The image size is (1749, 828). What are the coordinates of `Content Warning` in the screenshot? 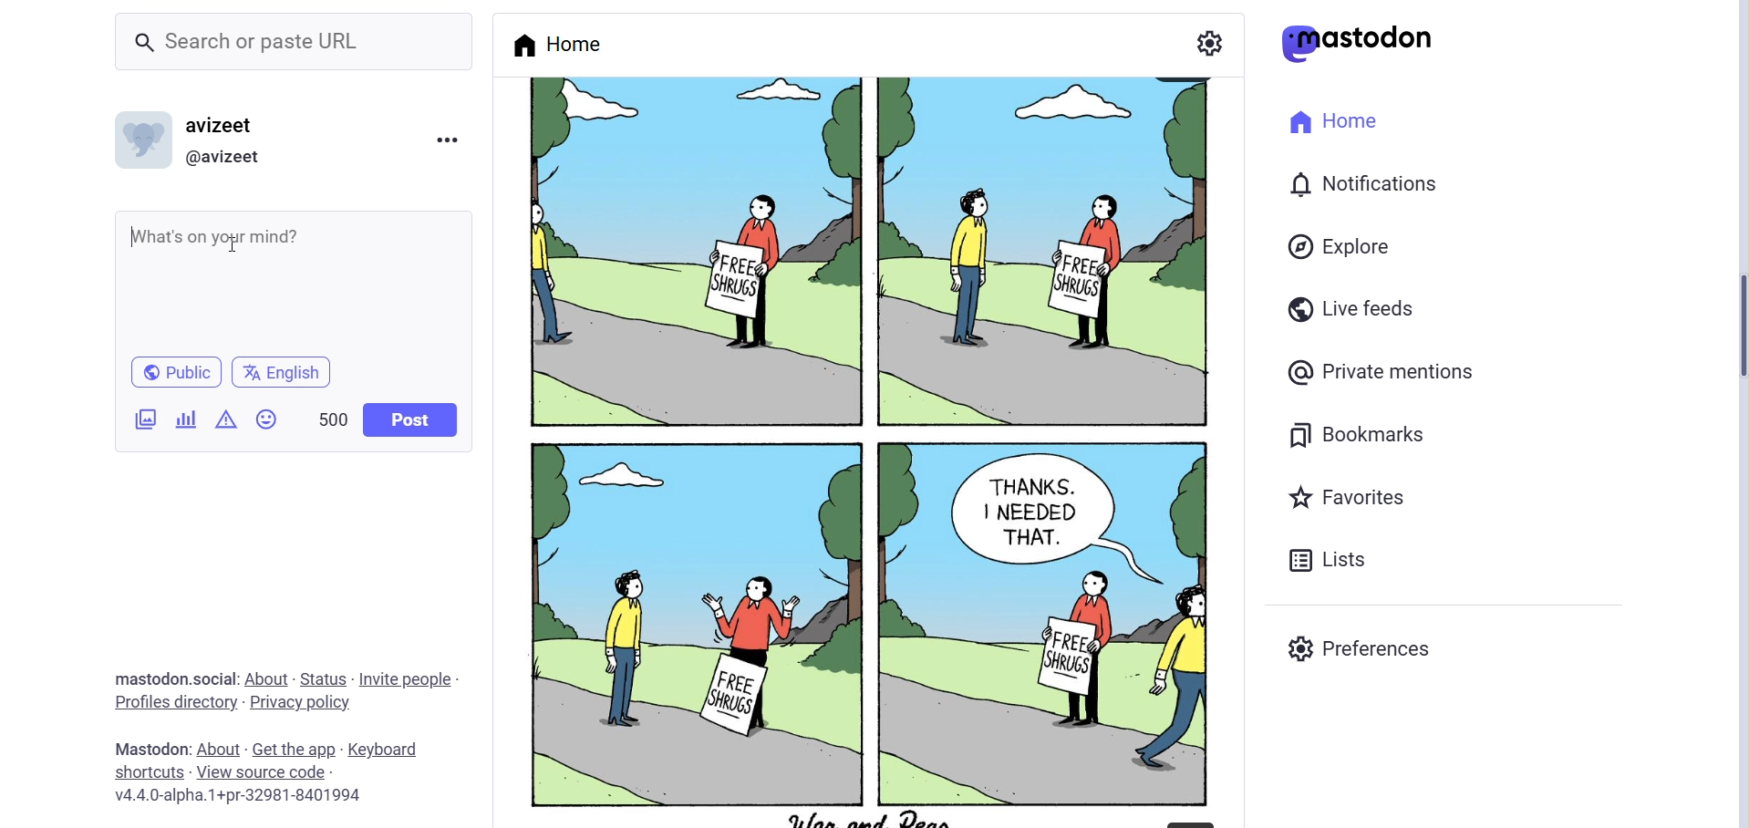 It's located at (226, 421).